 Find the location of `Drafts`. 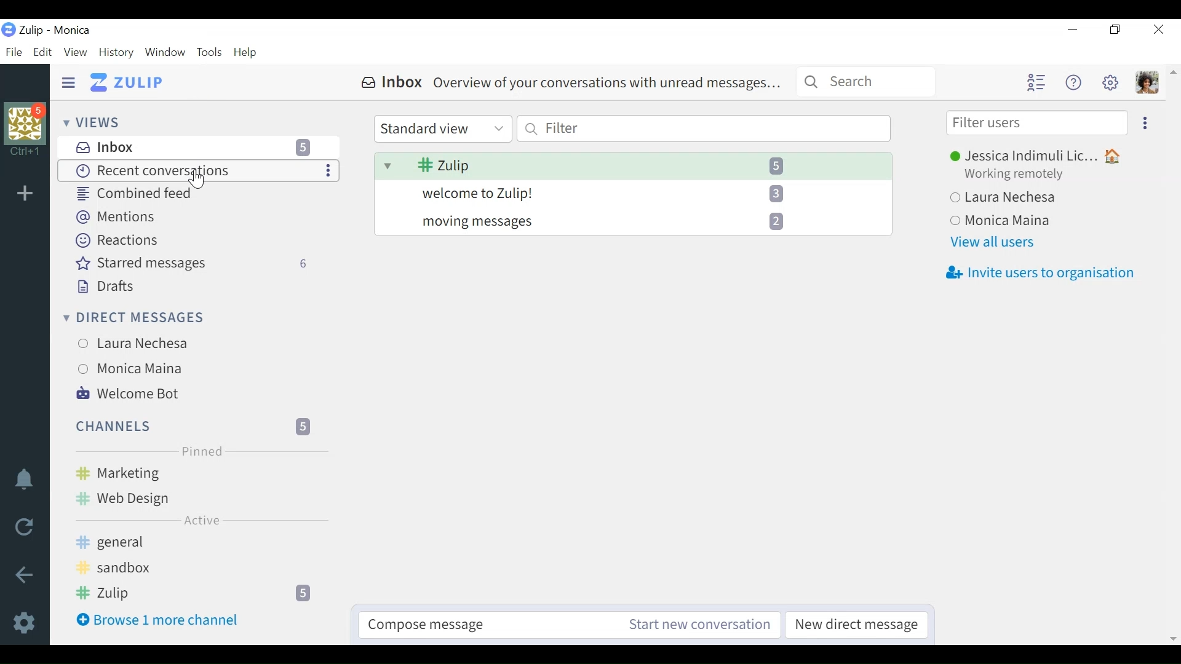

Drafts is located at coordinates (108, 287).